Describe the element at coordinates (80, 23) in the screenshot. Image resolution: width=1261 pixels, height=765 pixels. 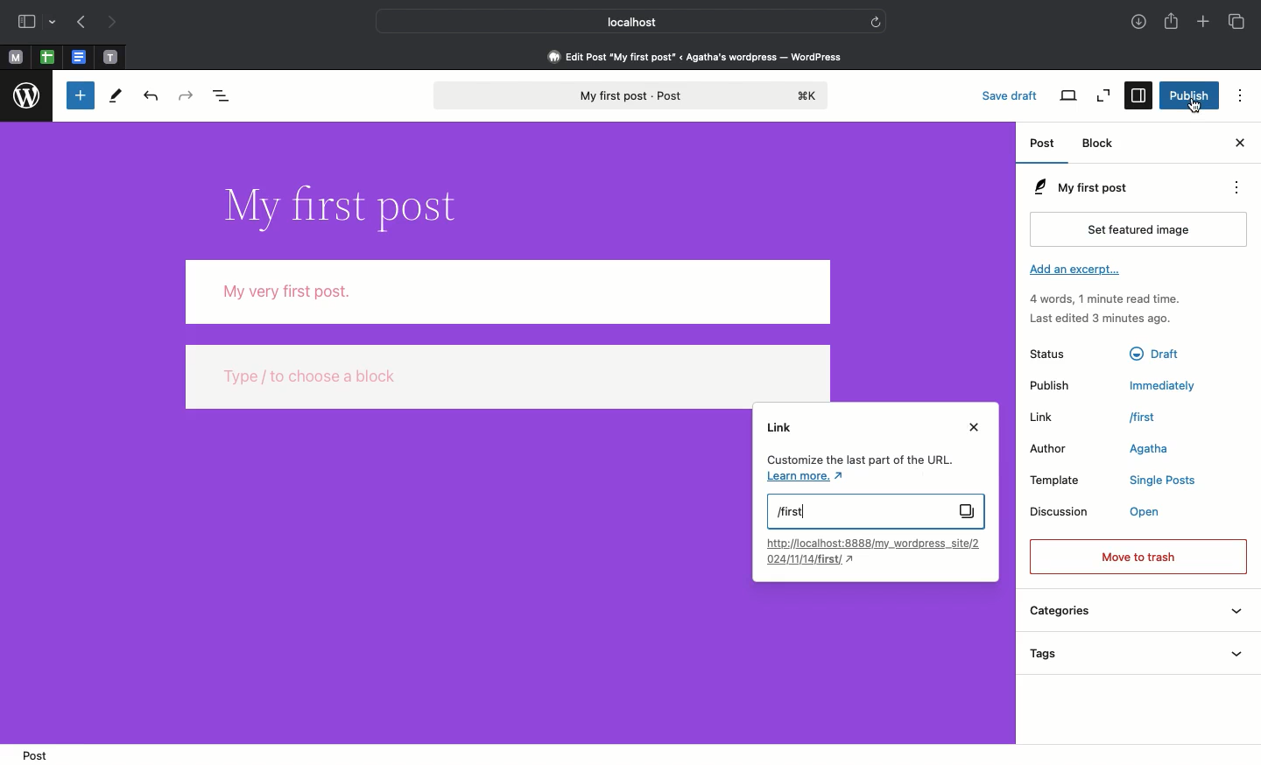
I see `Previous page` at that location.